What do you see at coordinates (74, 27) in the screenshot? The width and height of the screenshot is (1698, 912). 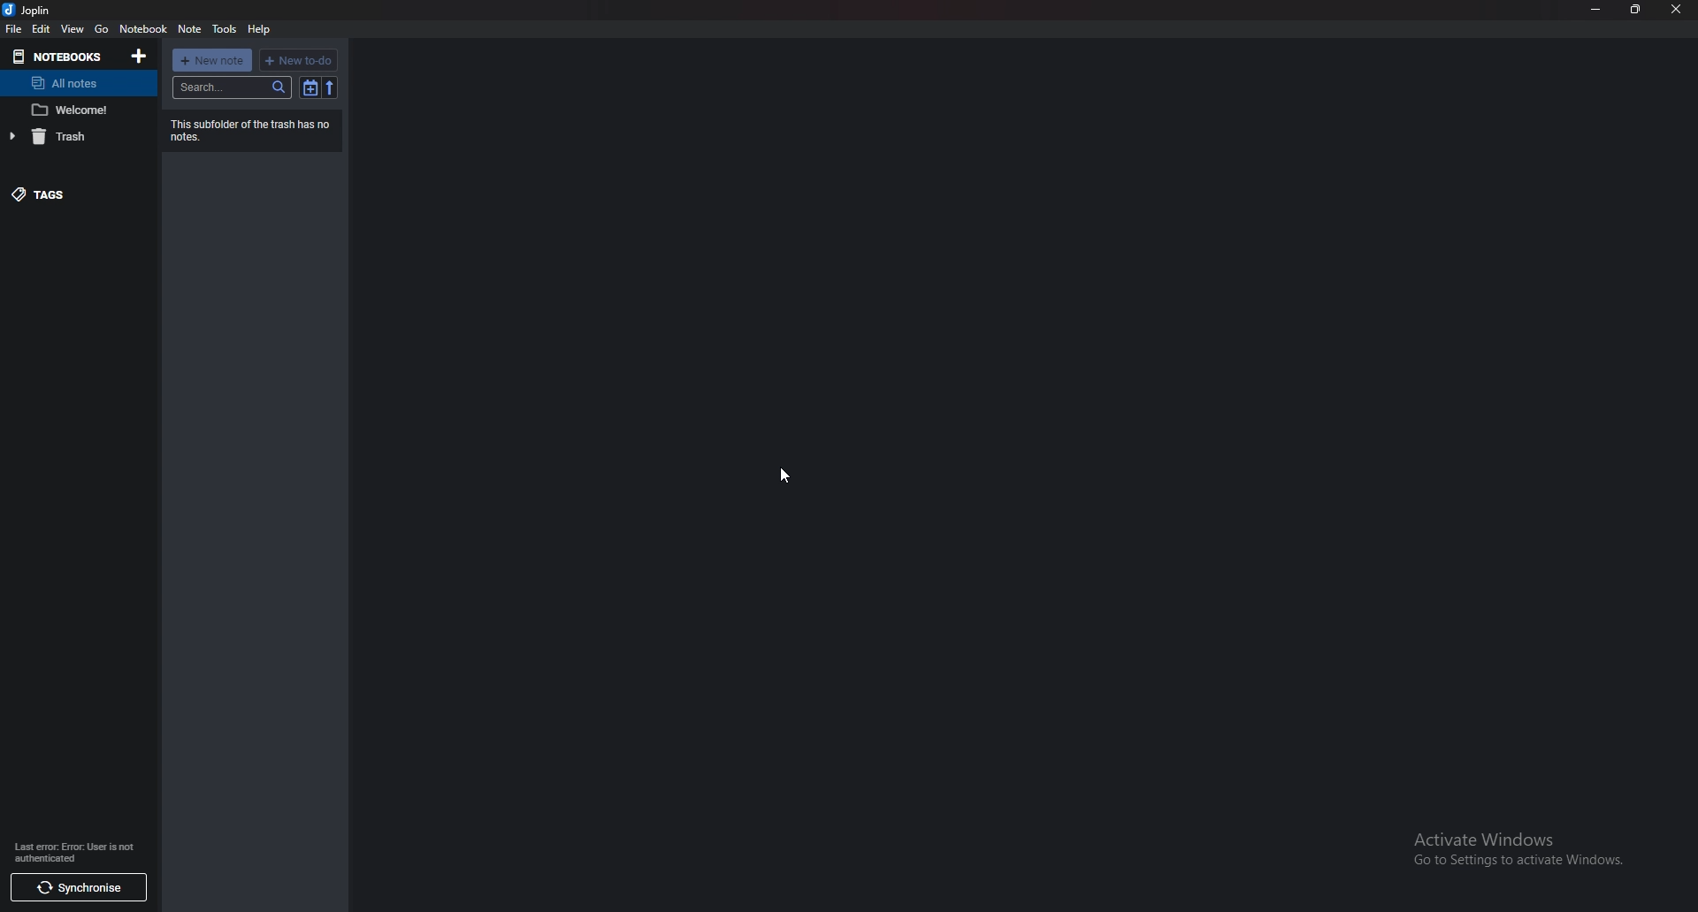 I see `view` at bounding box center [74, 27].